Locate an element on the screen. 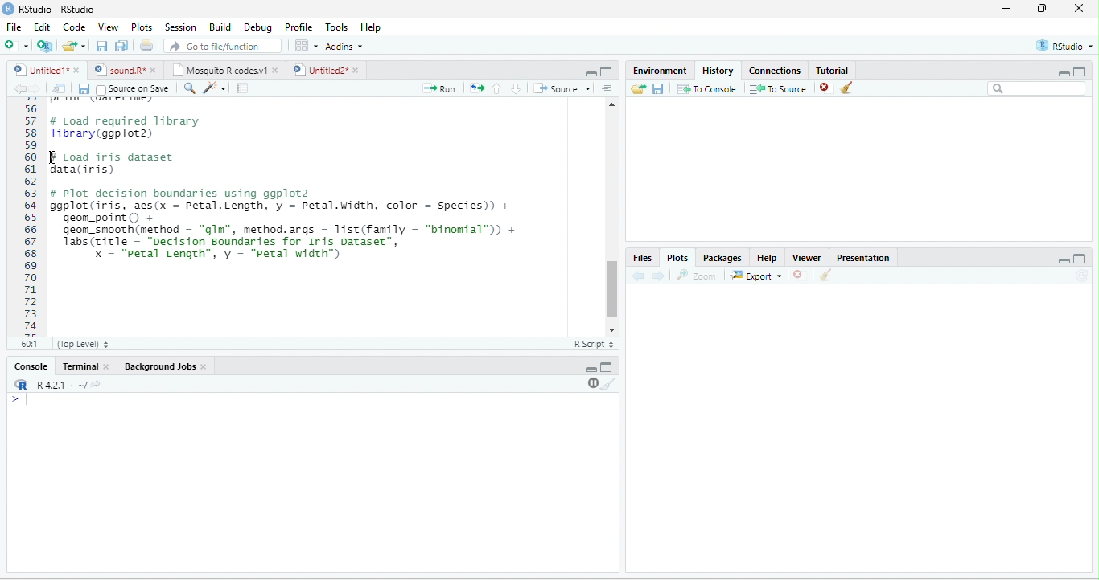 Image resolution: width=1099 pixels, height=580 pixels. scroll up is located at coordinates (612, 104).